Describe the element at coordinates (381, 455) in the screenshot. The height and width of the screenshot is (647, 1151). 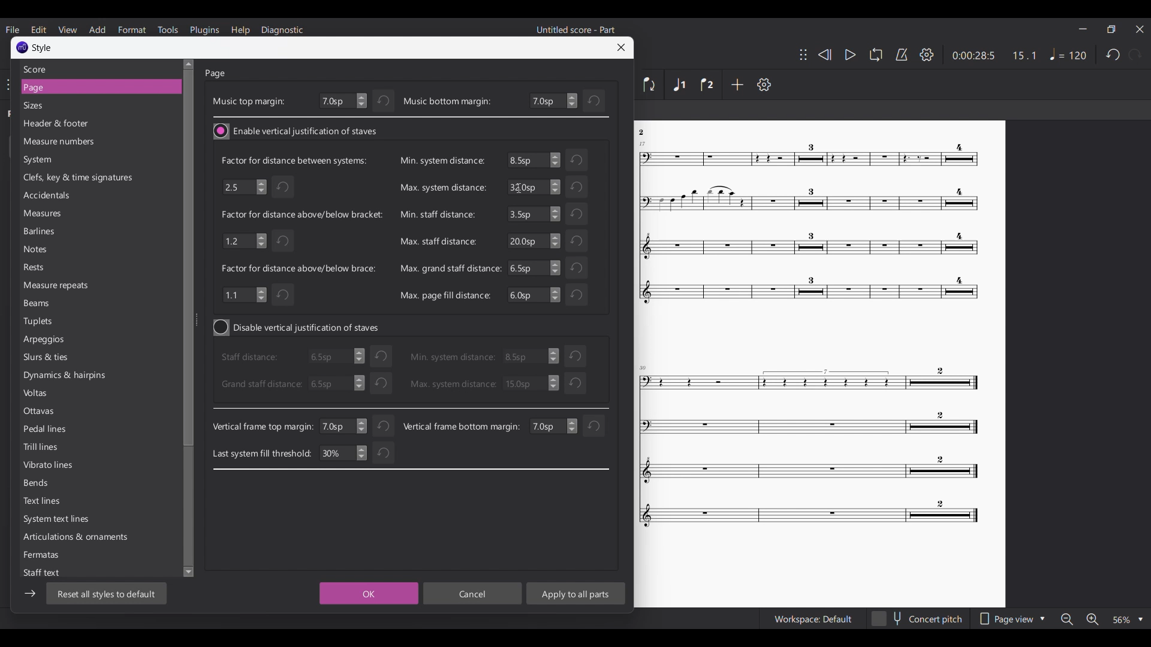
I see `Undo` at that location.